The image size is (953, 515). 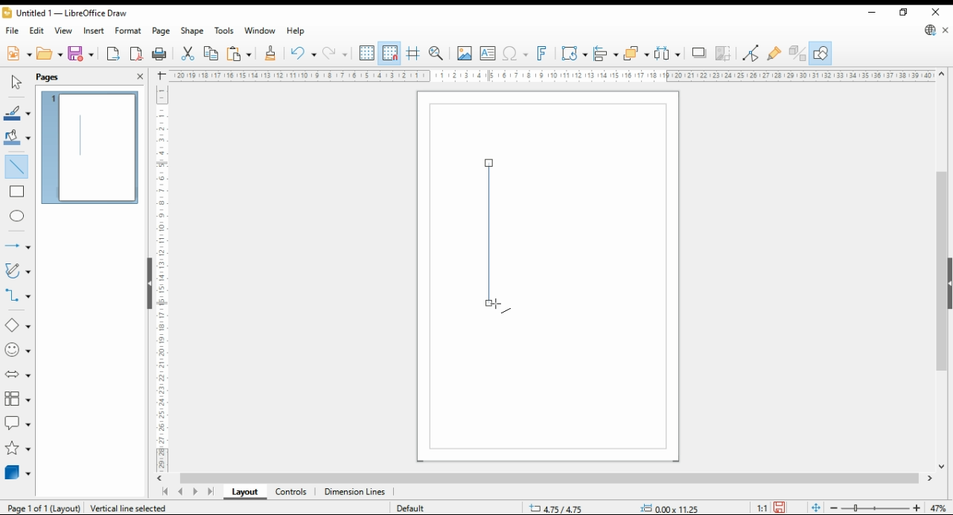 What do you see at coordinates (752, 53) in the screenshot?
I see `toggle point edit mode` at bounding box center [752, 53].